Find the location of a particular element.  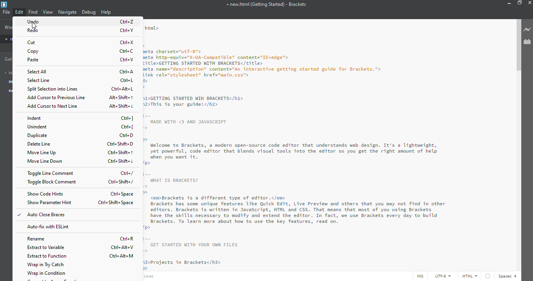

ctrl+alt+l is located at coordinates (122, 89).